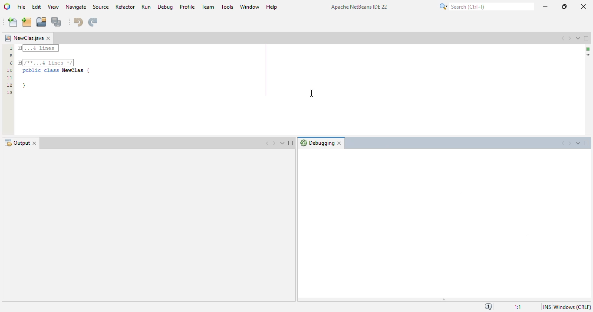 This screenshot has height=312, width=593. Describe the element at coordinates (53, 6) in the screenshot. I see `view` at that location.